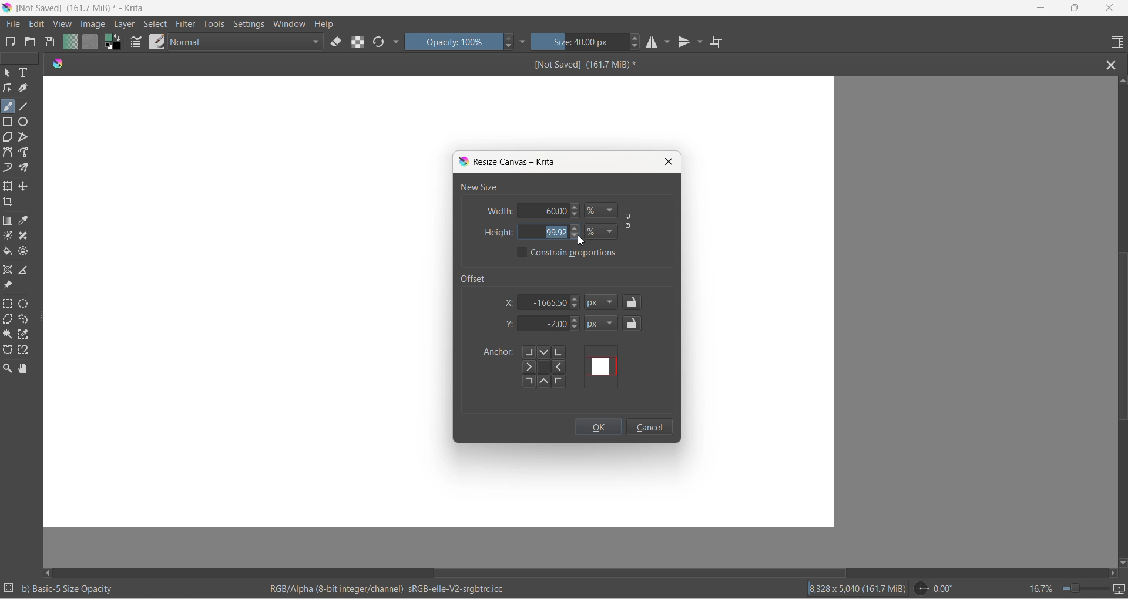  What do you see at coordinates (63, 25) in the screenshot?
I see `view` at bounding box center [63, 25].